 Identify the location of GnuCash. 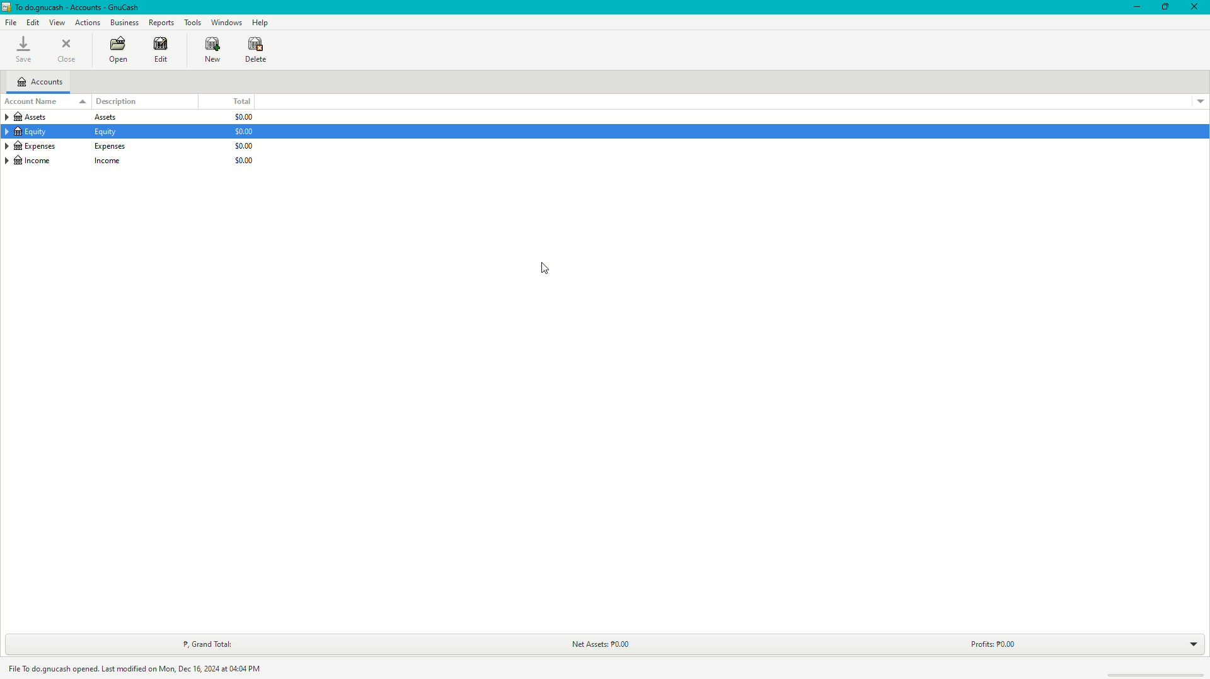
(71, 8).